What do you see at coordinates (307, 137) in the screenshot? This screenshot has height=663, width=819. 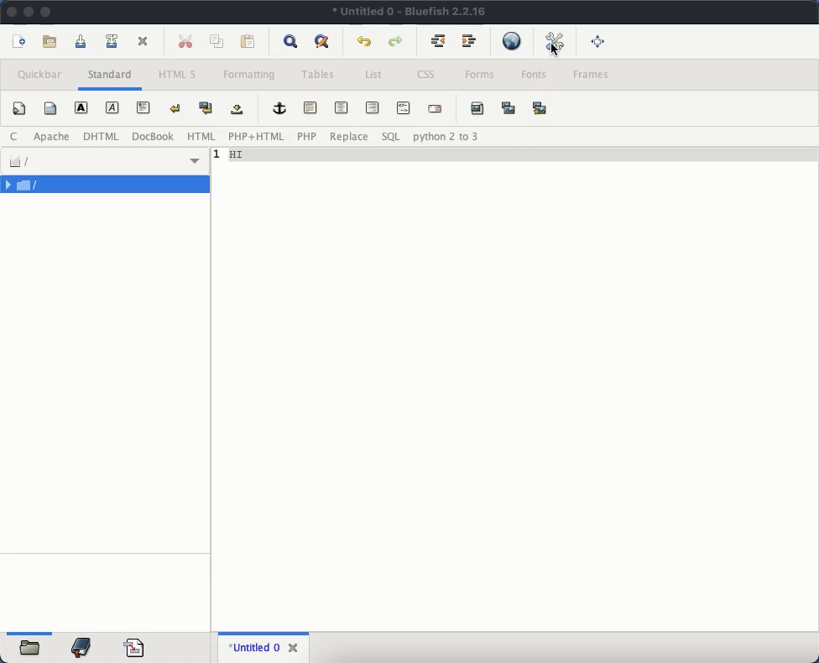 I see `php` at bounding box center [307, 137].